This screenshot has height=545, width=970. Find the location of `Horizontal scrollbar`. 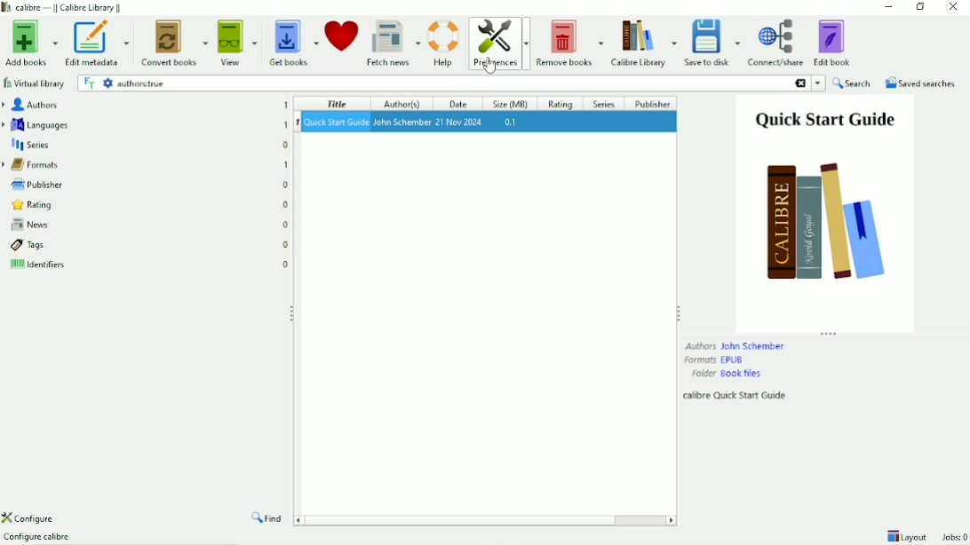

Horizontal scrollbar is located at coordinates (465, 521).